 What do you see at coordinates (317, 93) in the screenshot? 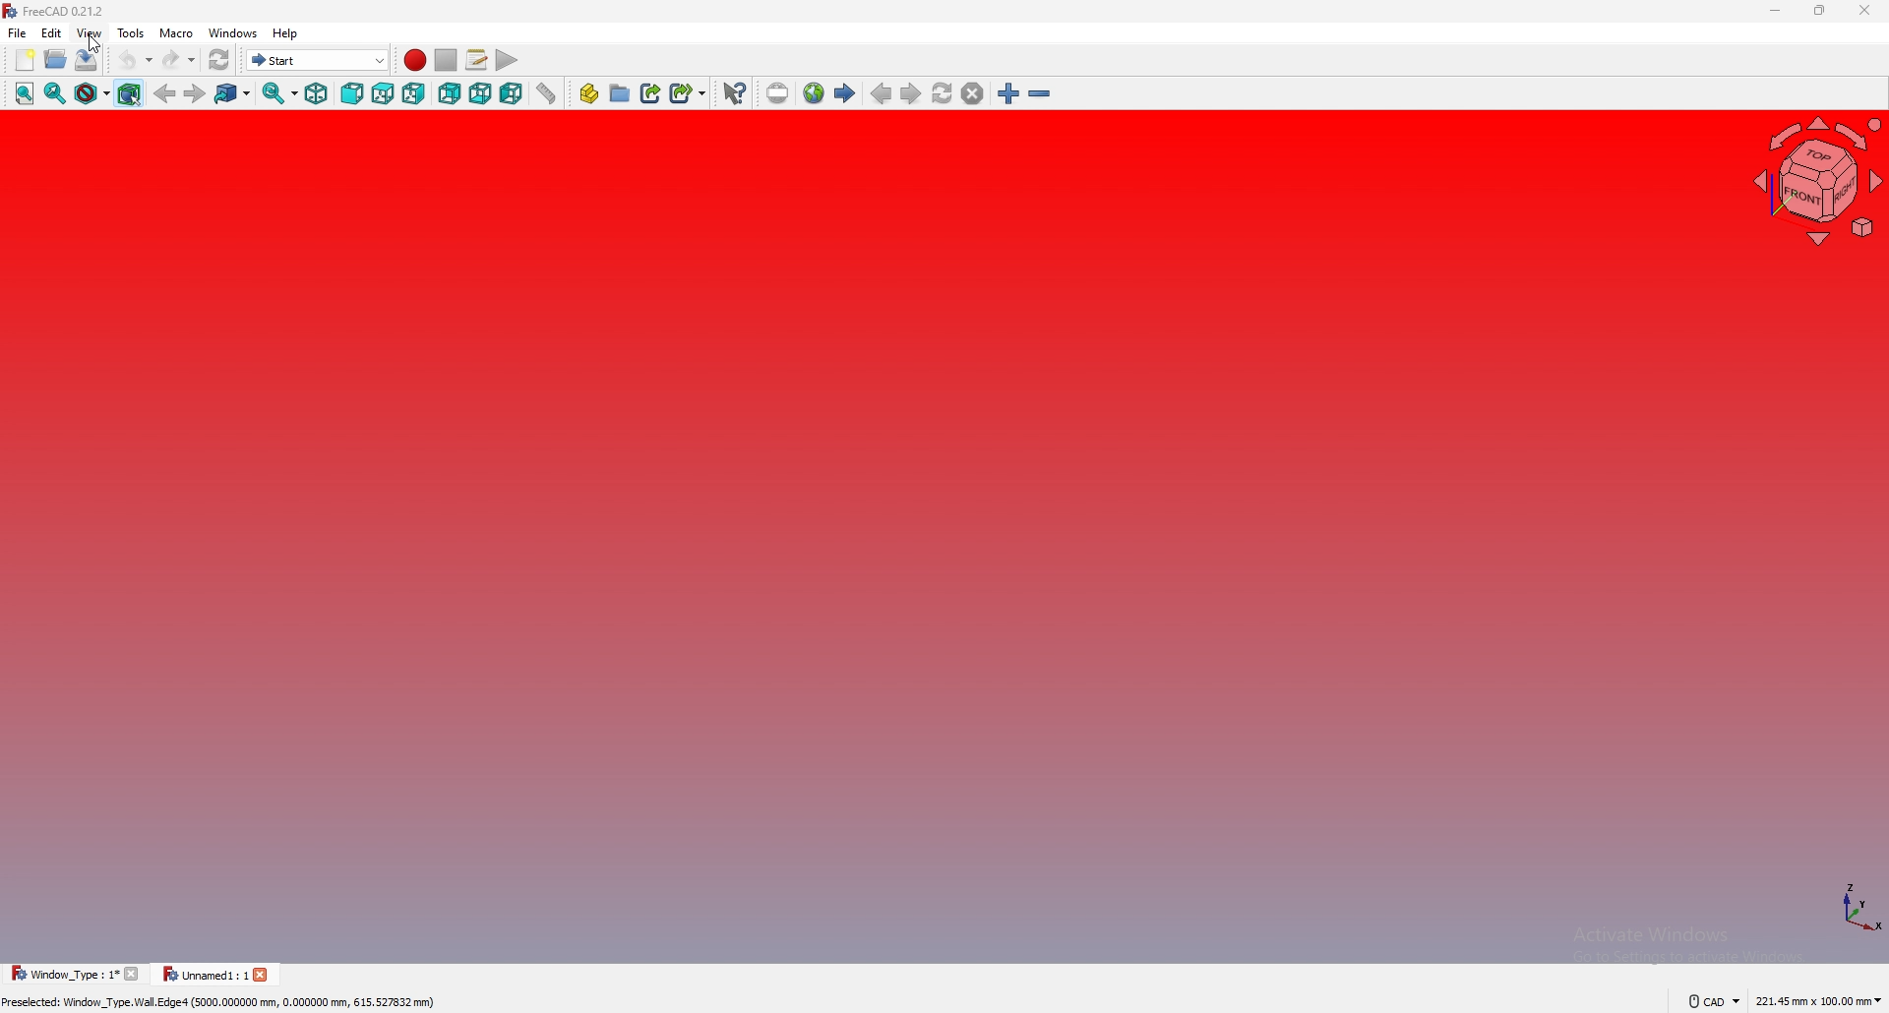
I see `isometric` at bounding box center [317, 93].